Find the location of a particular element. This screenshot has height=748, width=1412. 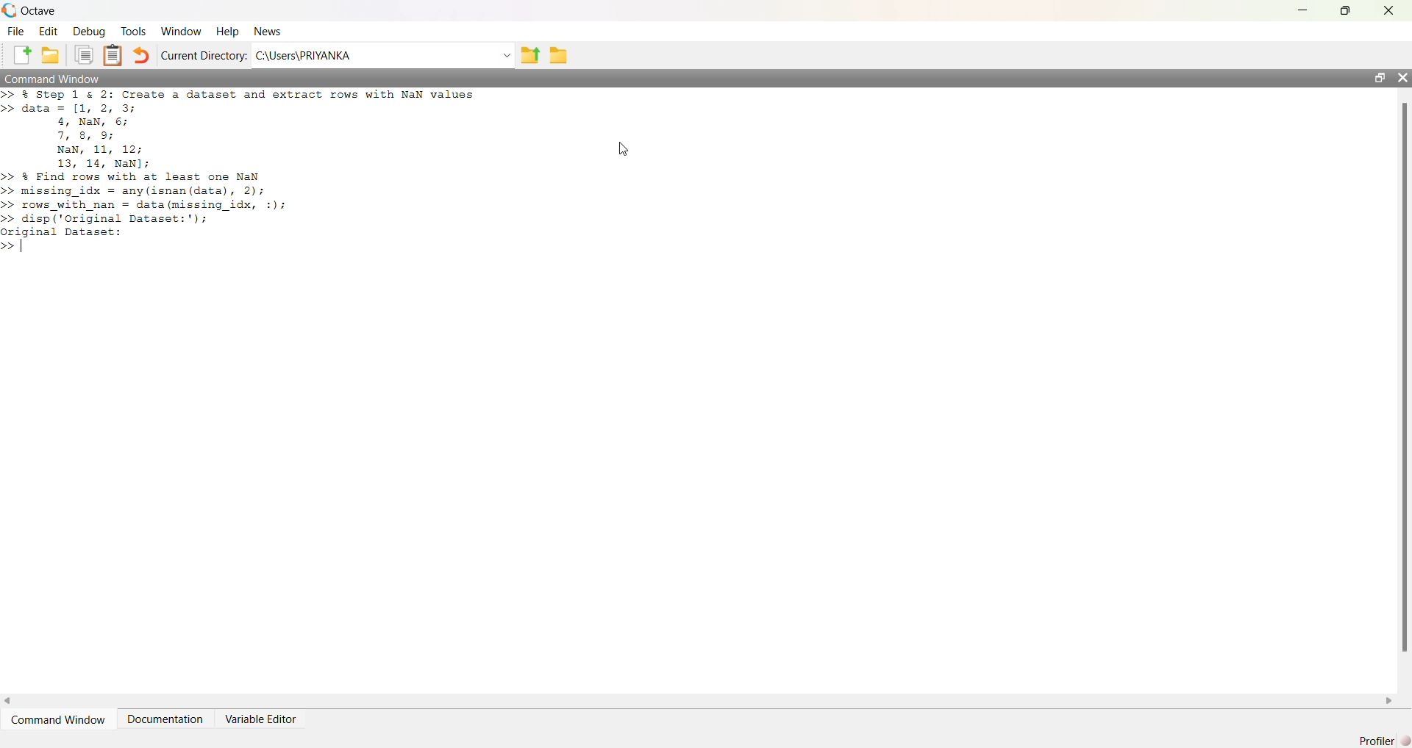

scroll right is located at coordinates (1389, 702).